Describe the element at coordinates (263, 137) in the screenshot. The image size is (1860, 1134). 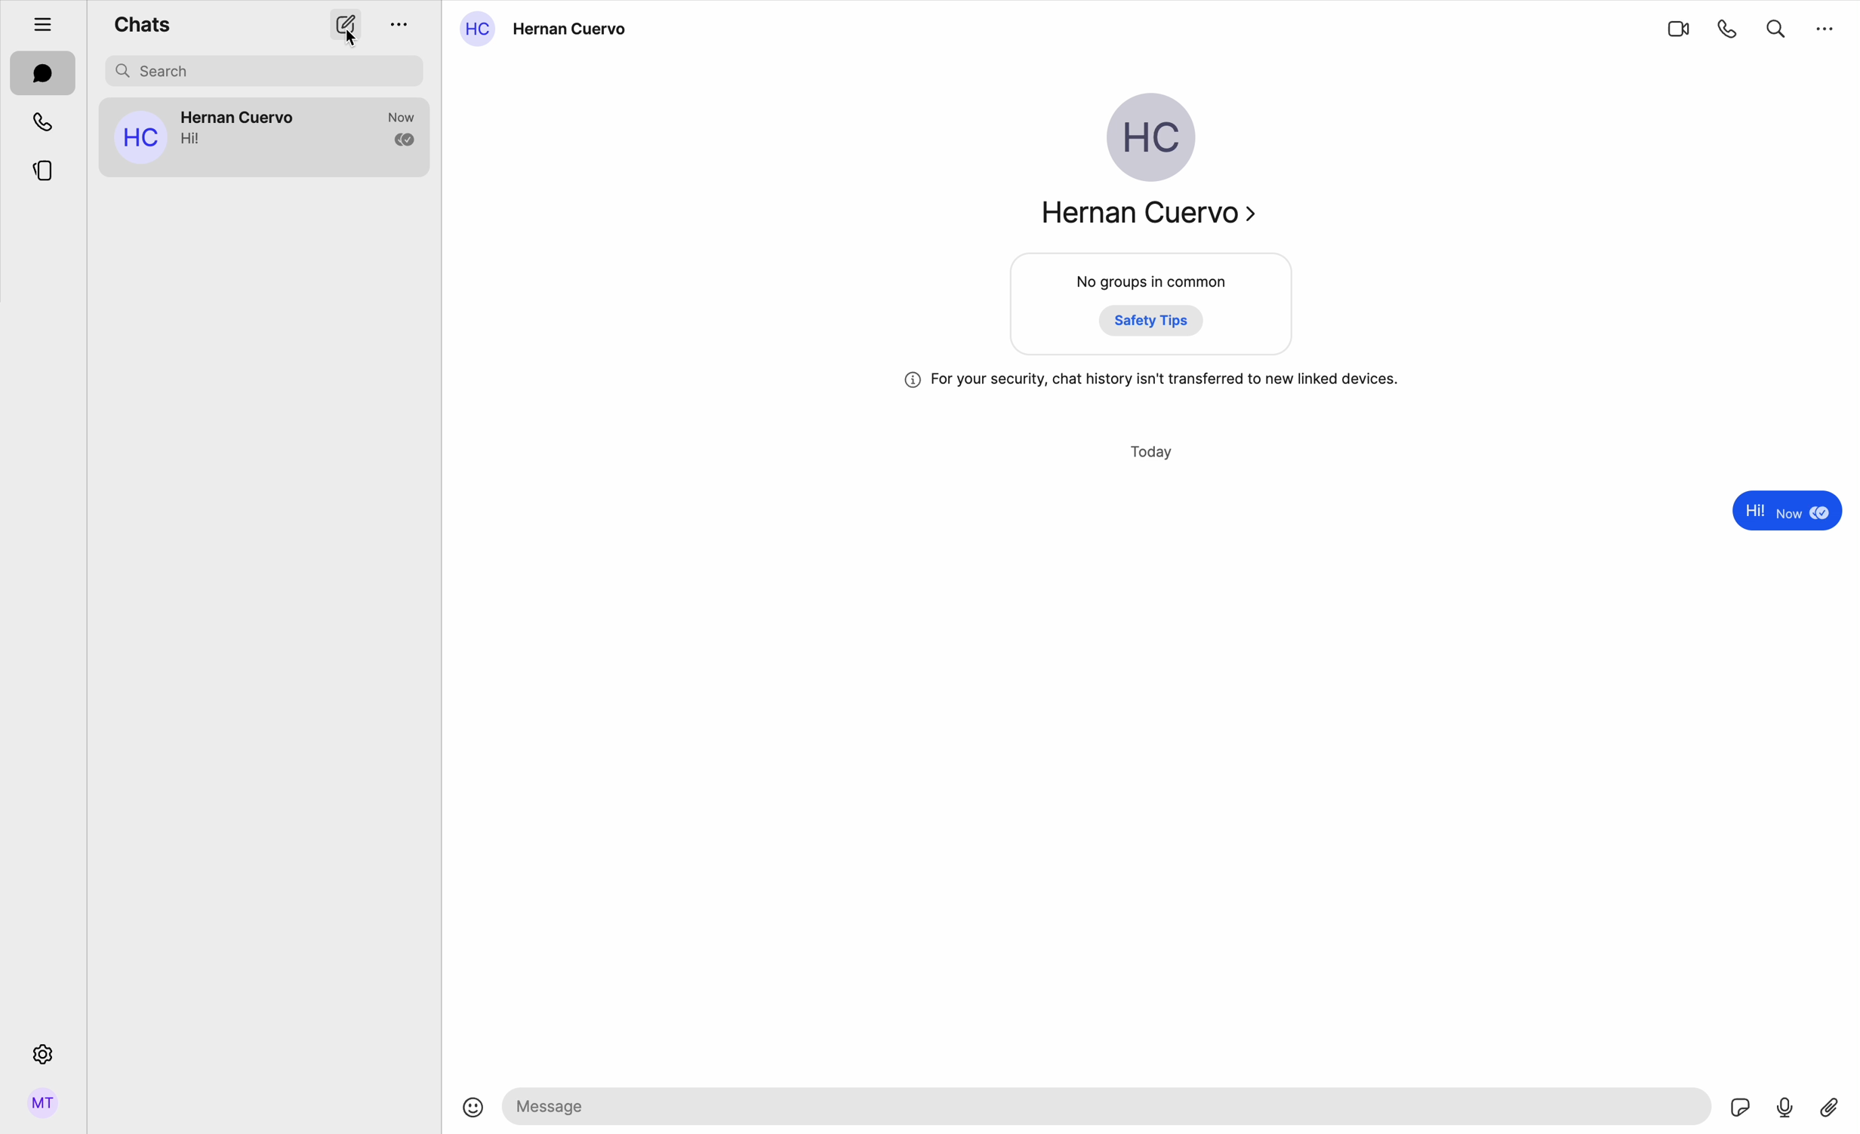
I see `contact` at that location.